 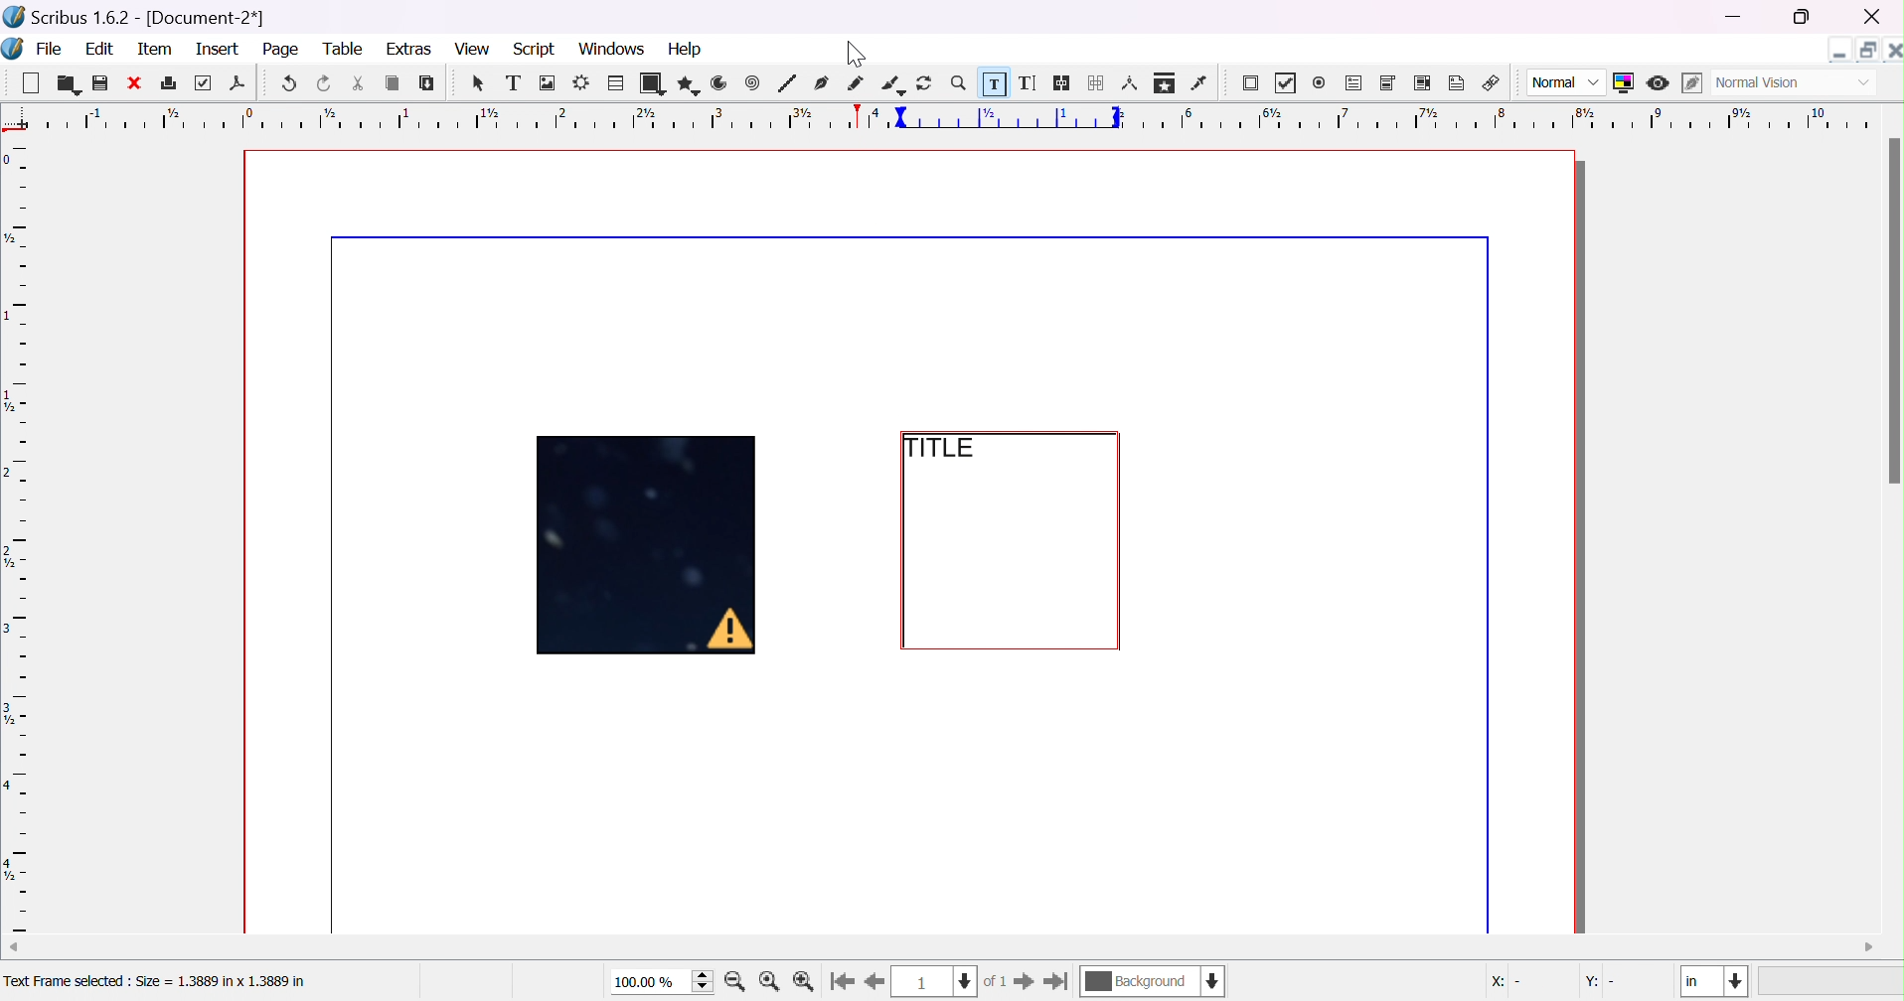 I want to click on in, so click(x=1715, y=982).